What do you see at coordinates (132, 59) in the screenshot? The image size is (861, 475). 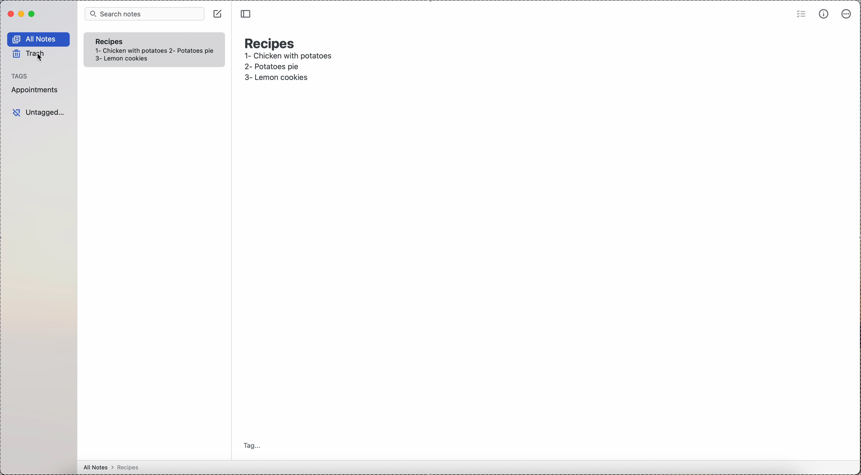 I see `3-Lemon Cookies` at bounding box center [132, 59].